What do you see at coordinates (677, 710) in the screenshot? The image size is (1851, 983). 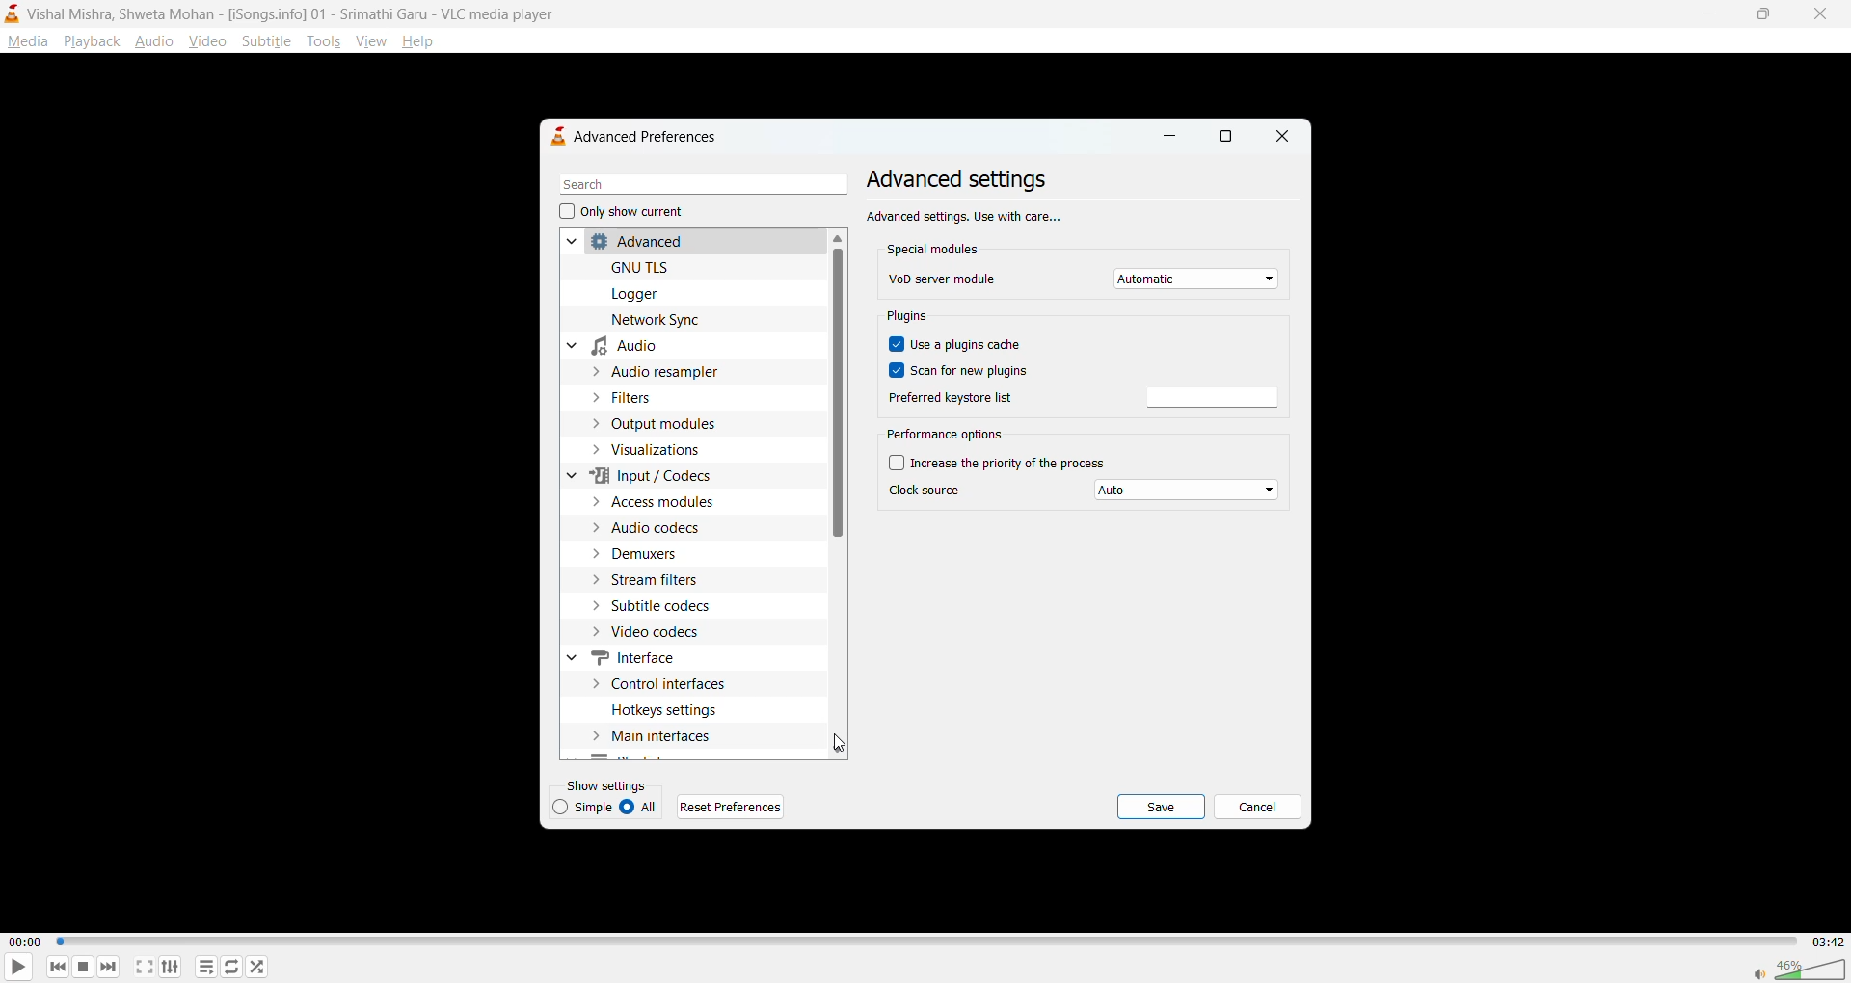 I see `hotkeys settings` at bounding box center [677, 710].